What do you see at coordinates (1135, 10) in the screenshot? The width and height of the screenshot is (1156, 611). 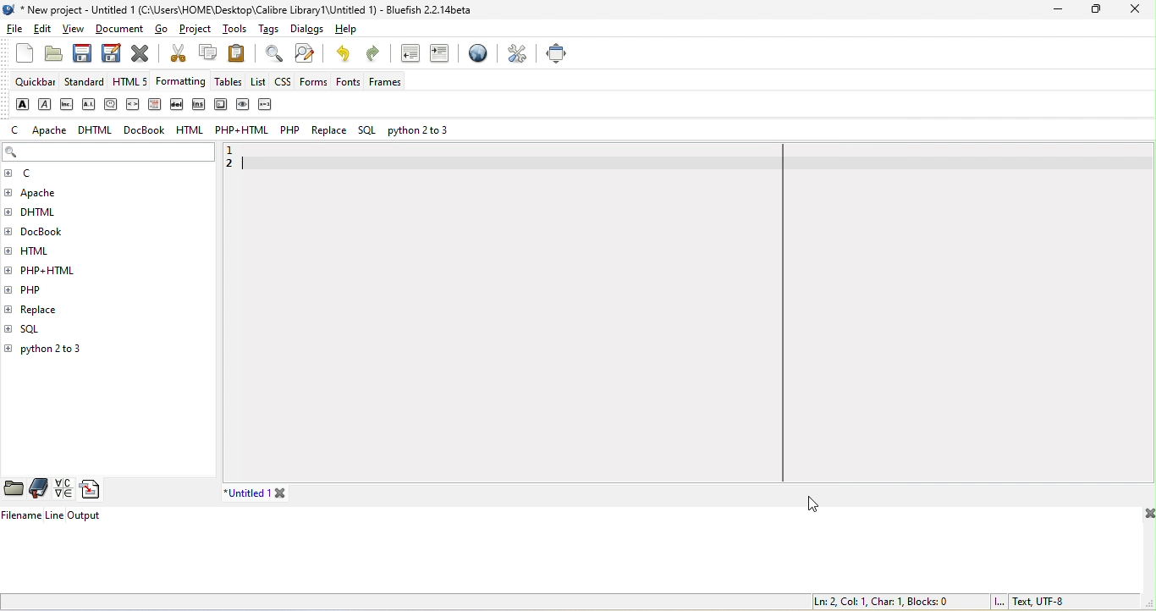 I see `close` at bounding box center [1135, 10].